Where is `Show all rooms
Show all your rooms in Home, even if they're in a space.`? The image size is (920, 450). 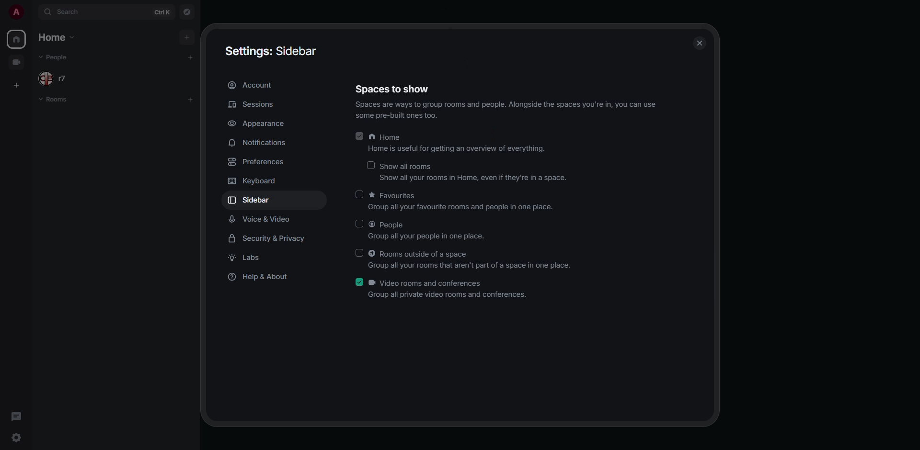 Show all rooms
Show all your rooms in Home, even if they're in a space. is located at coordinates (473, 172).